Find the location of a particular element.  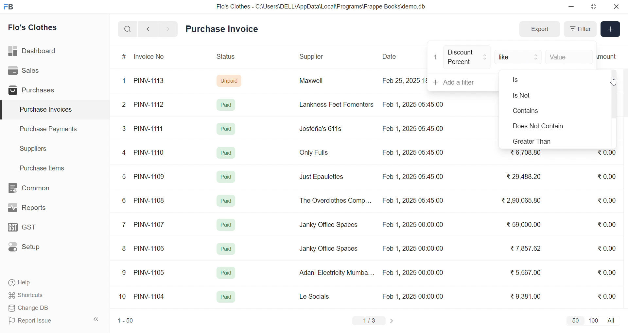

Paid is located at coordinates (225, 273).